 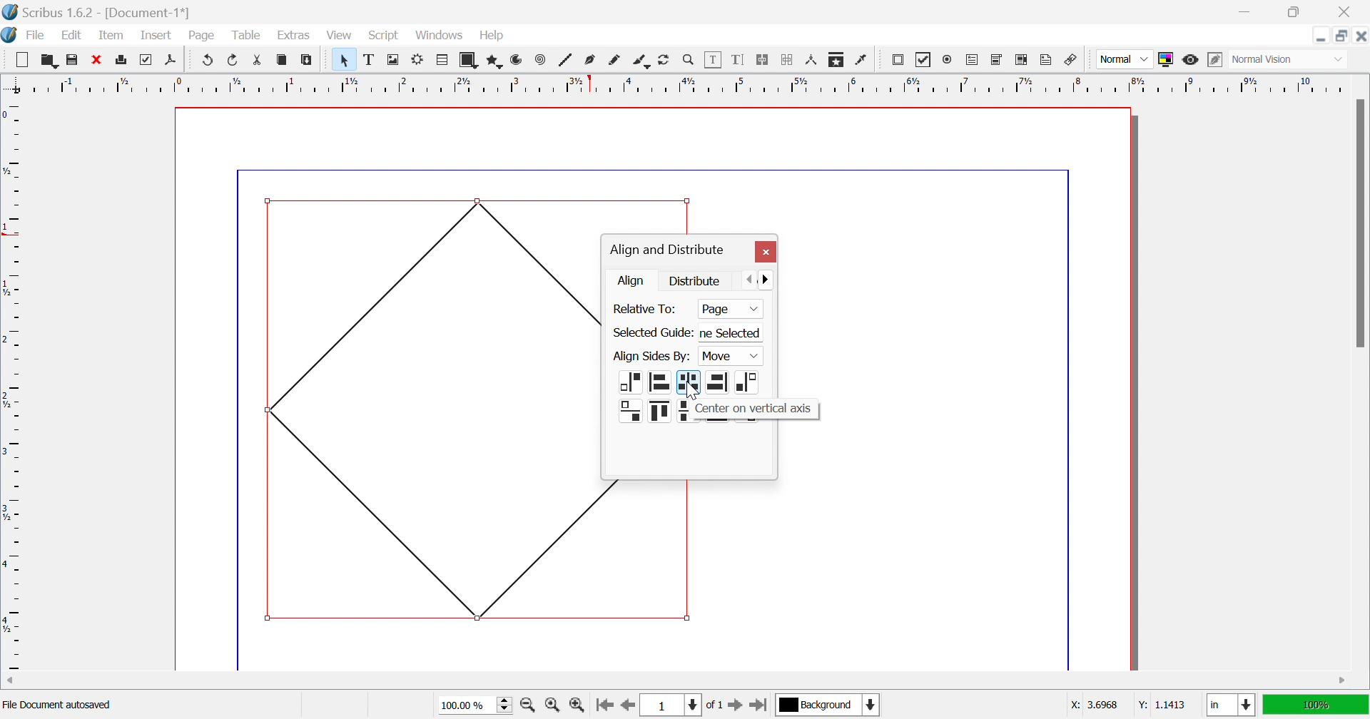 I want to click on Align, so click(x=633, y=280).